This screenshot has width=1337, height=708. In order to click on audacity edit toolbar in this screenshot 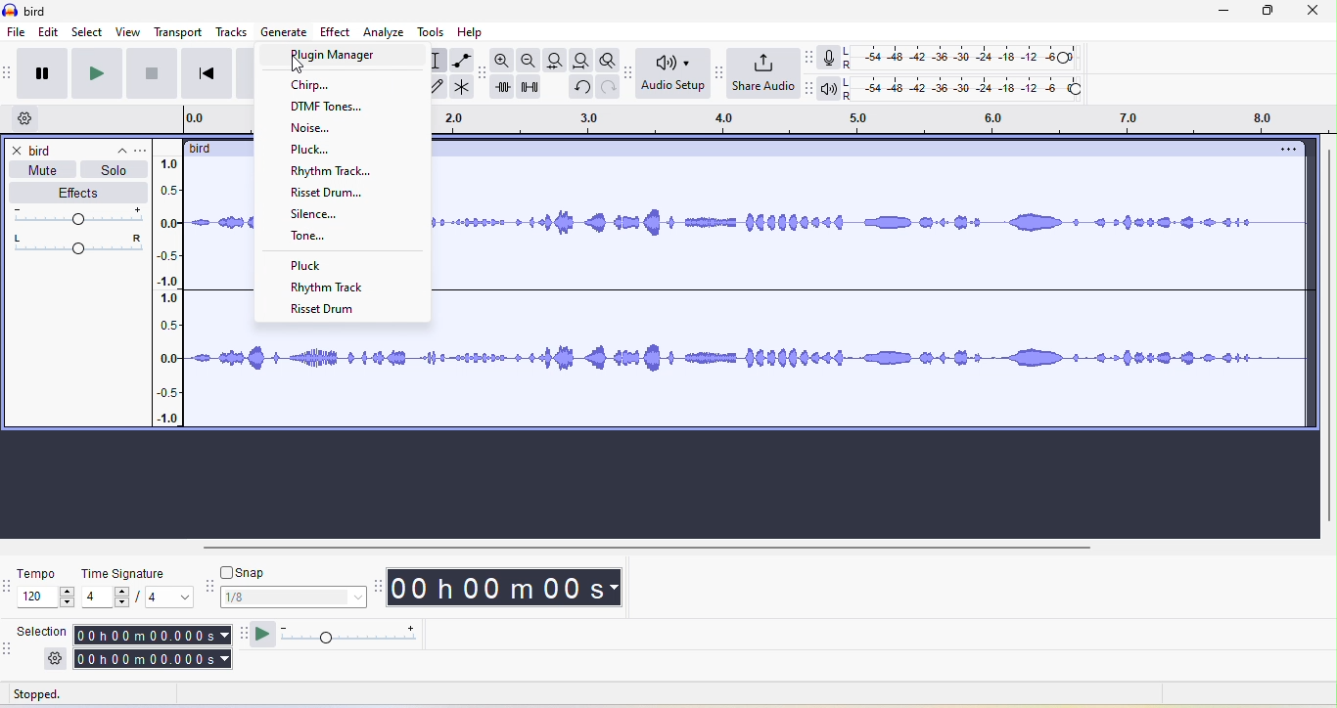, I will do `click(486, 77)`.